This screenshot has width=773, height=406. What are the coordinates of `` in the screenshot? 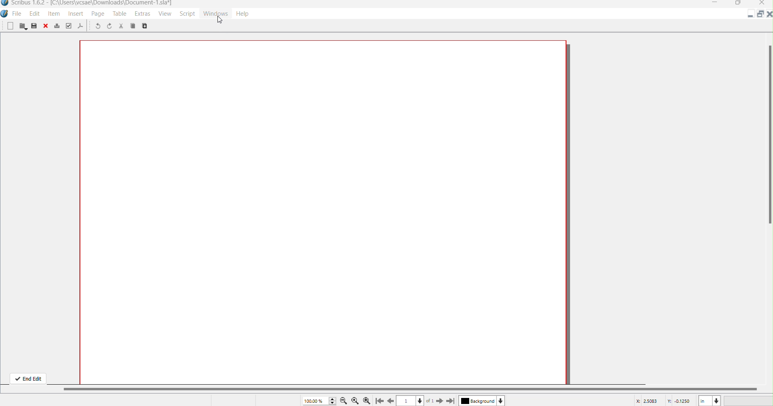 It's located at (46, 25).